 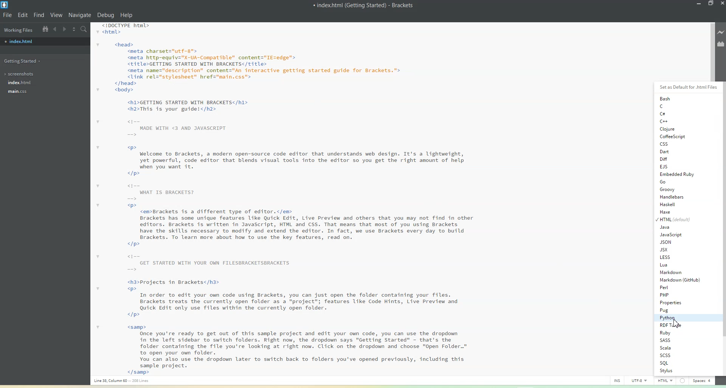 What do you see at coordinates (721, 31) in the screenshot?
I see `Live preview` at bounding box center [721, 31].